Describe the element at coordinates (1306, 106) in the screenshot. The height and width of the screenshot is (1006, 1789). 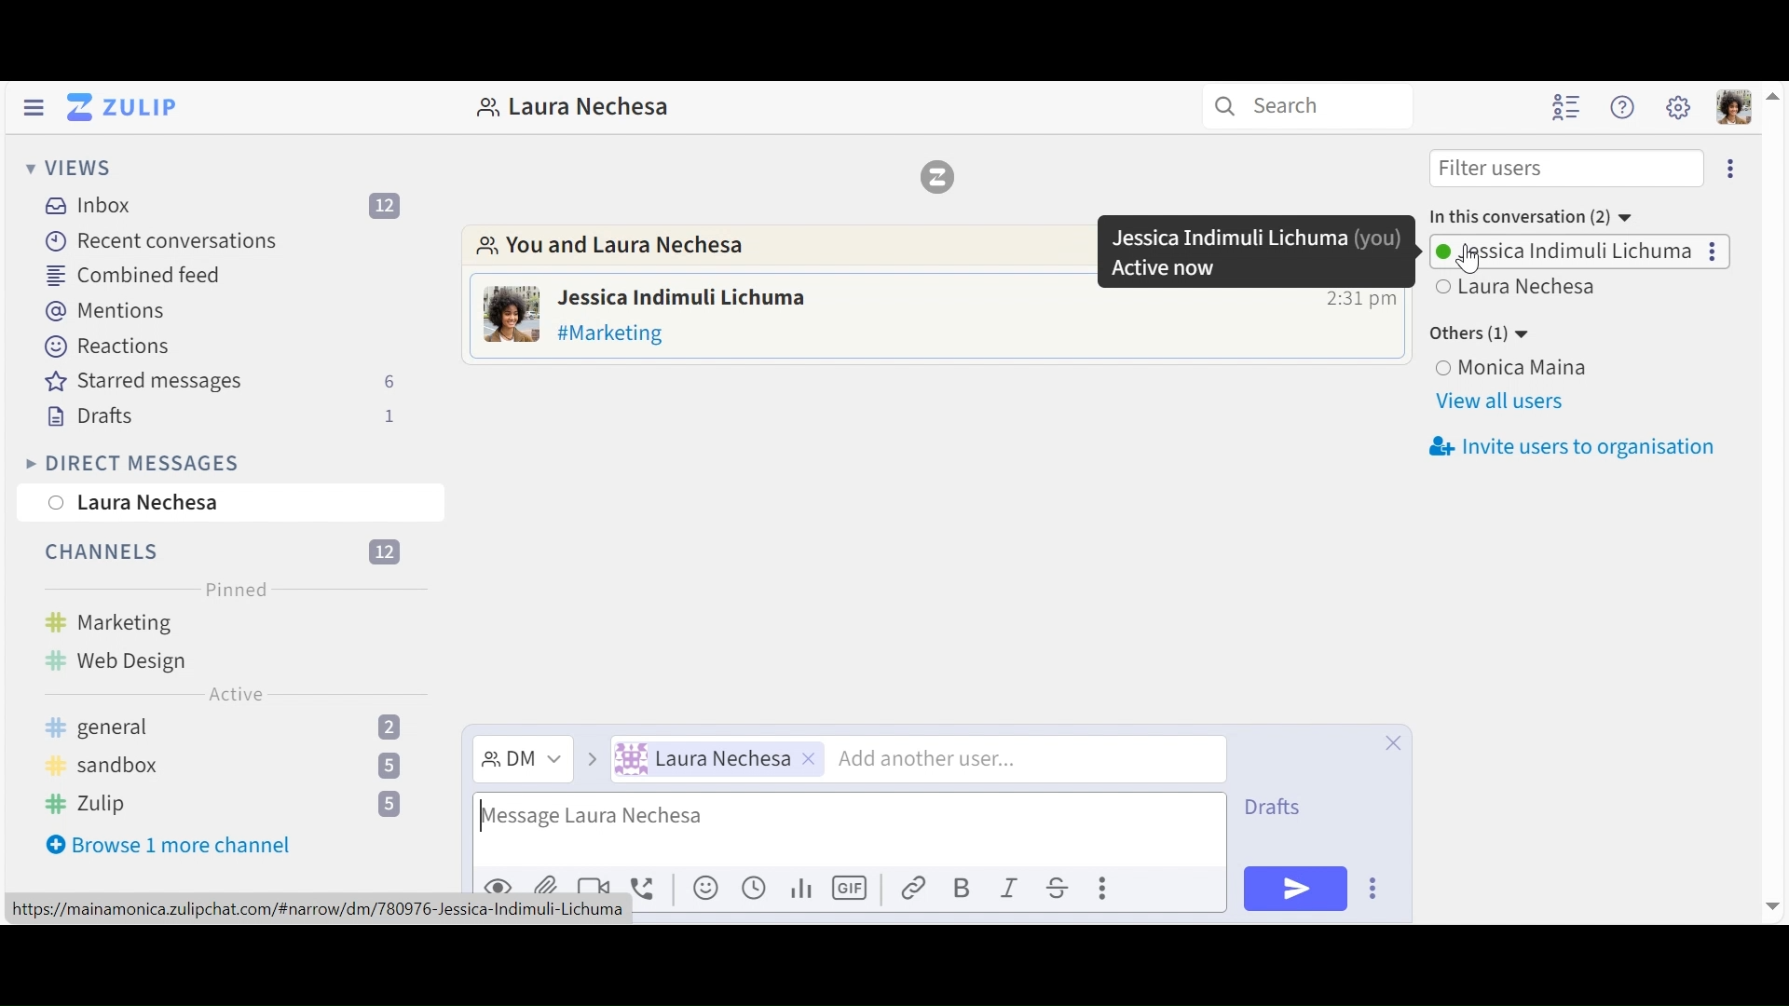
I see `Search` at that location.